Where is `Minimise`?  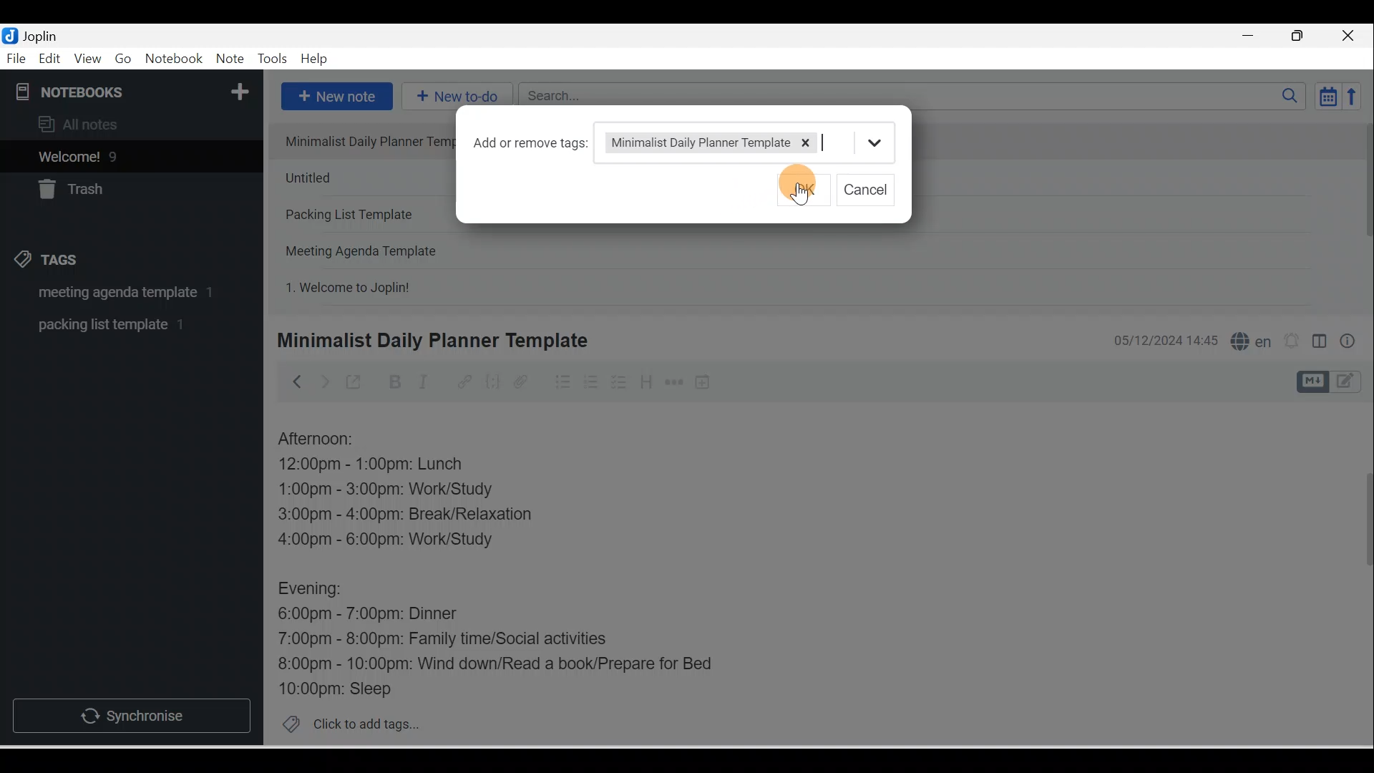 Minimise is located at coordinates (1252, 37).